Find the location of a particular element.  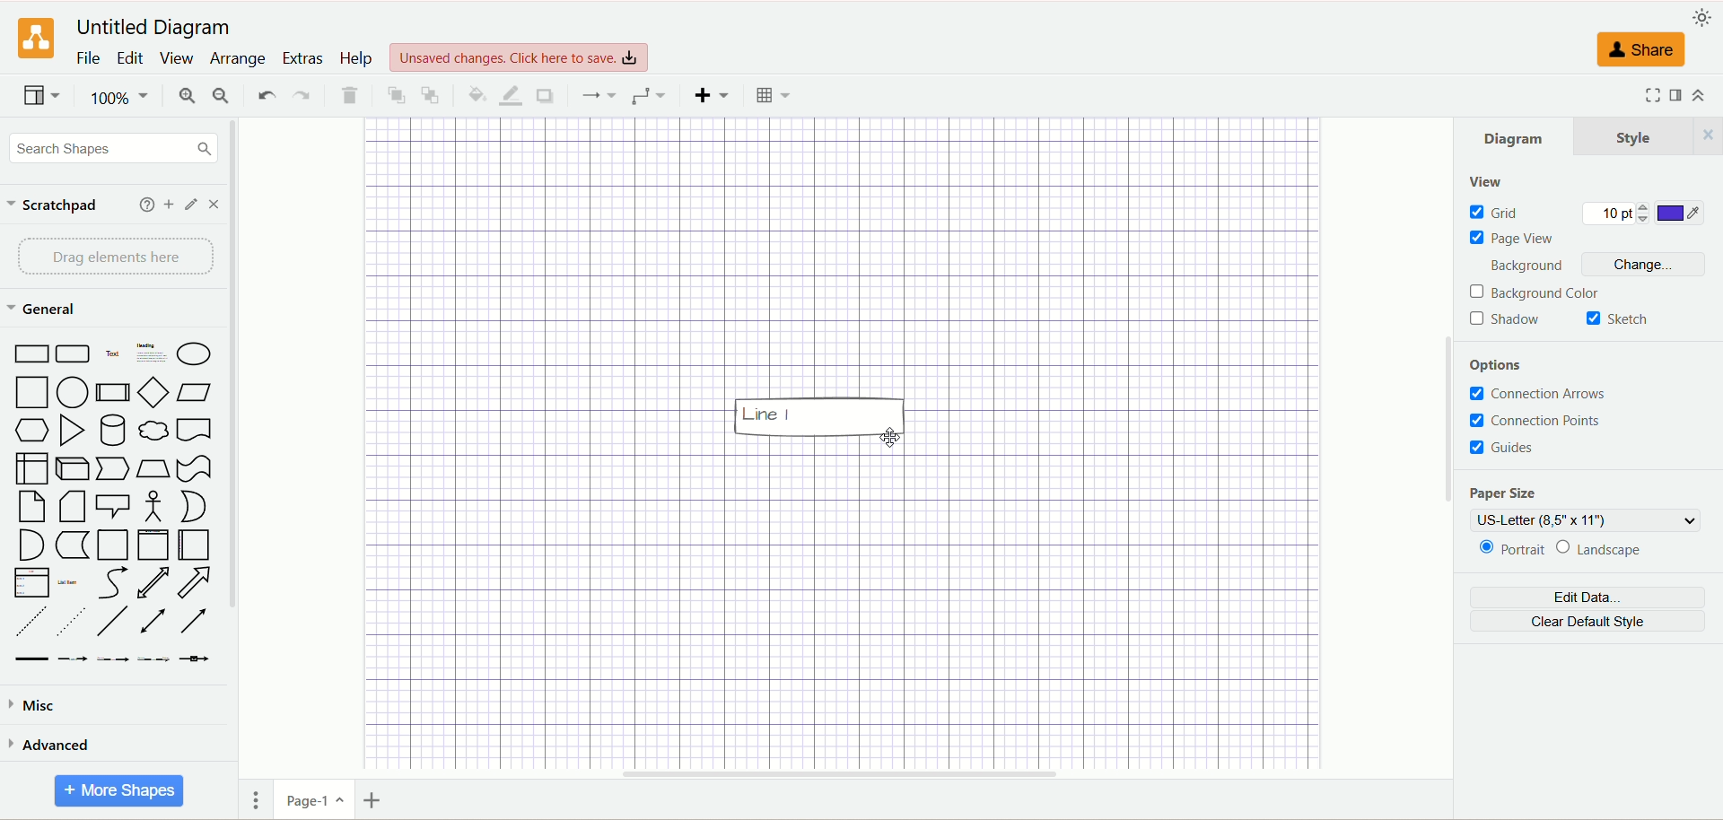

edit is located at coordinates (128, 58).